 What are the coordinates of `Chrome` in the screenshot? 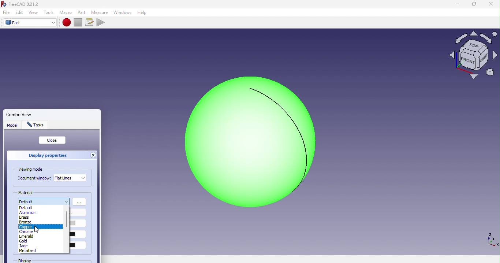 It's located at (27, 231).